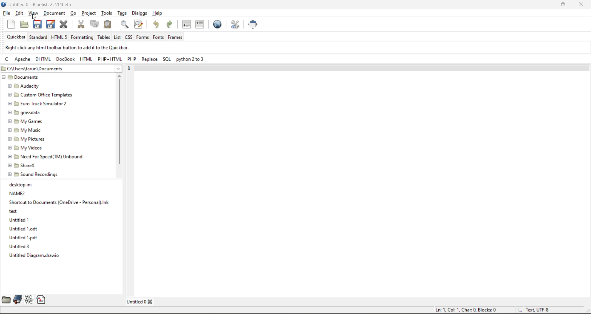 The height and width of the screenshot is (314, 591). I want to click on list, so click(117, 37).